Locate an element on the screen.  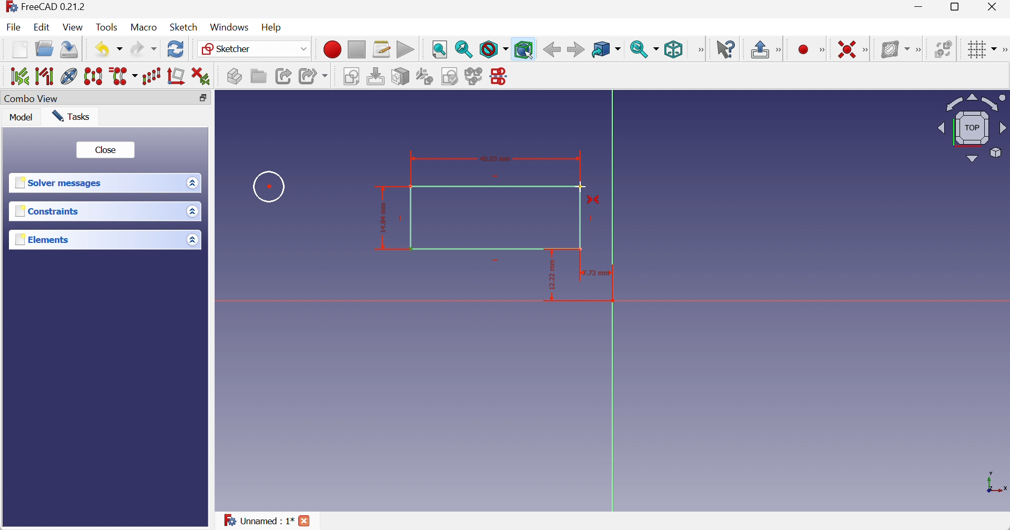
Forward is located at coordinates (576, 50).